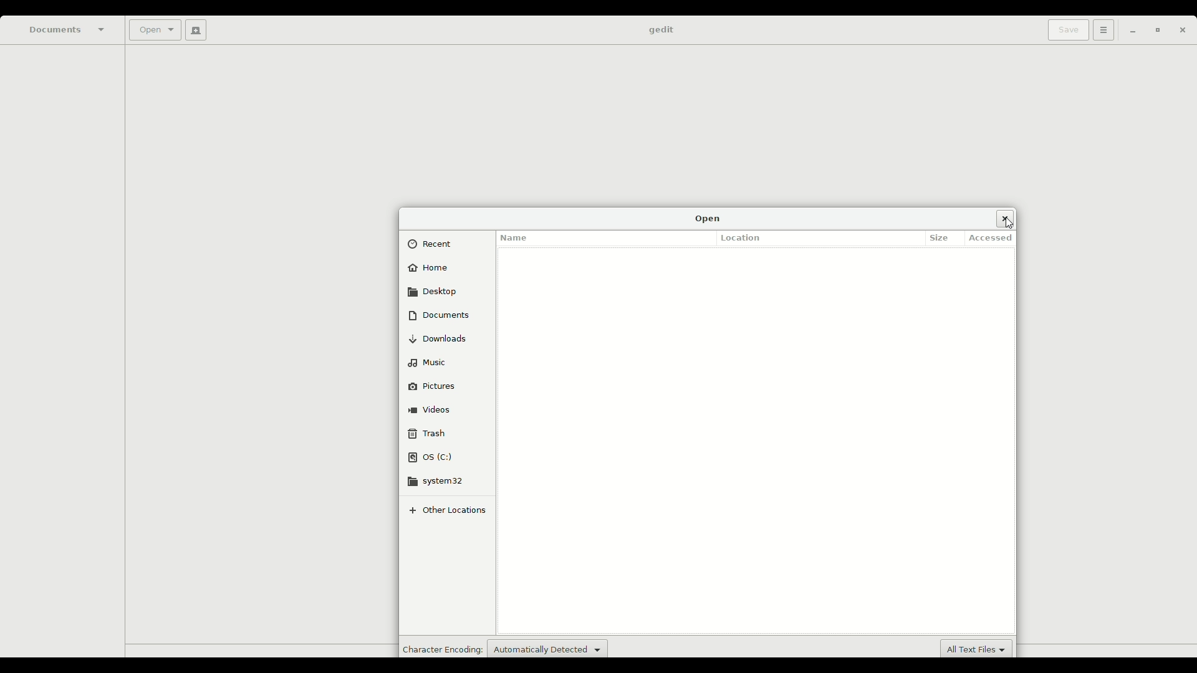 The width and height of the screenshot is (1197, 673). I want to click on Location, so click(744, 237).